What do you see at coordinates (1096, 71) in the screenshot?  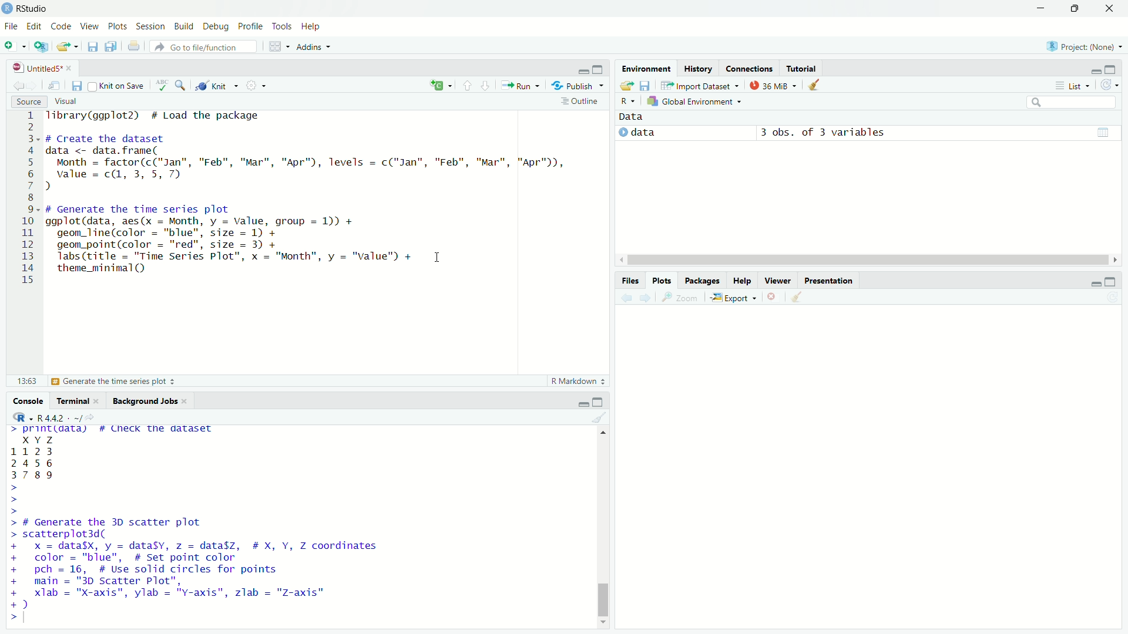 I see `minimize` at bounding box center [1096, 71].